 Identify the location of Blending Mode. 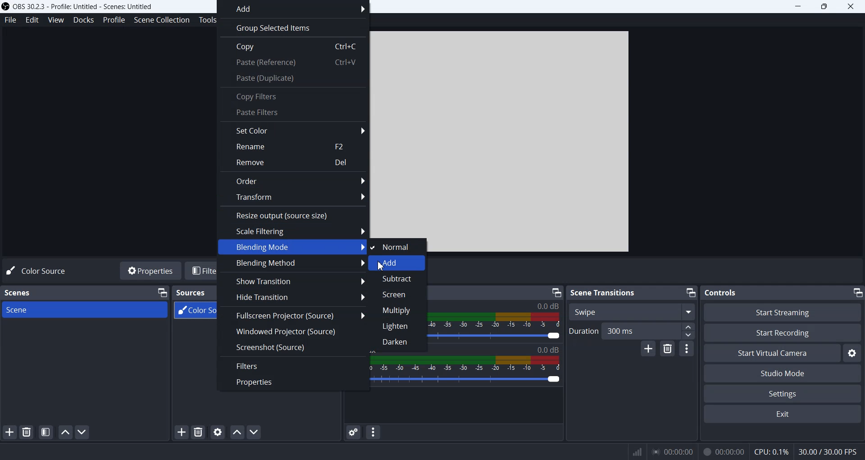
(292, 247).